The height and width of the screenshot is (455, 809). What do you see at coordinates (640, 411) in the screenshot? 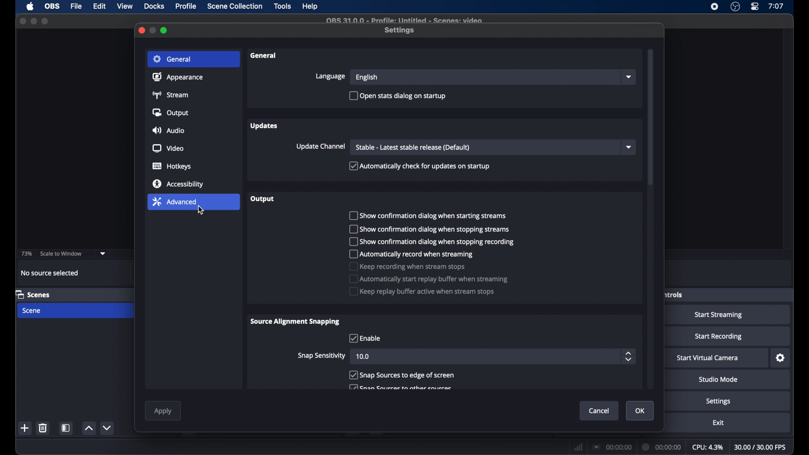
I see `ok` at bounding box center [640, 411].